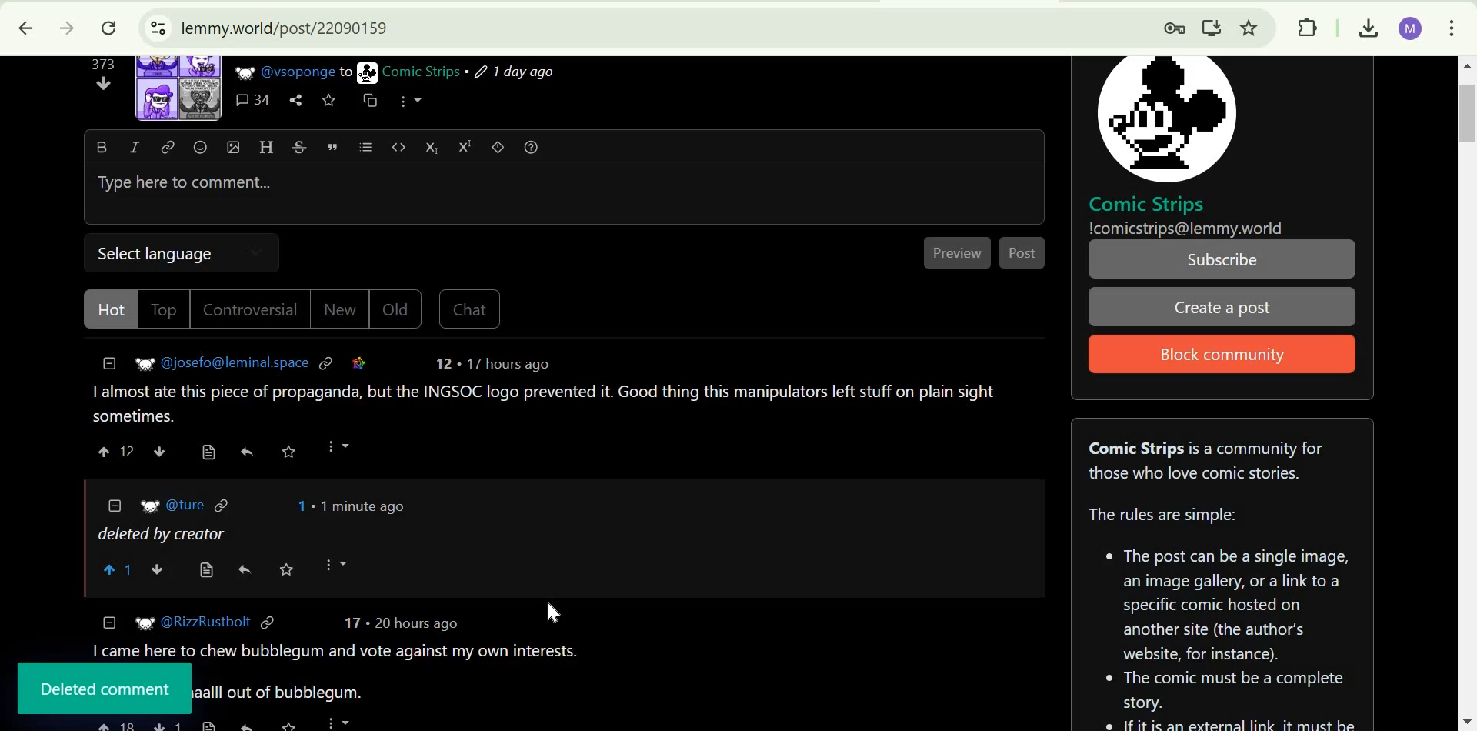 This screenshot has width=1477, height=731. I want to click on view source, so click(211, 725).